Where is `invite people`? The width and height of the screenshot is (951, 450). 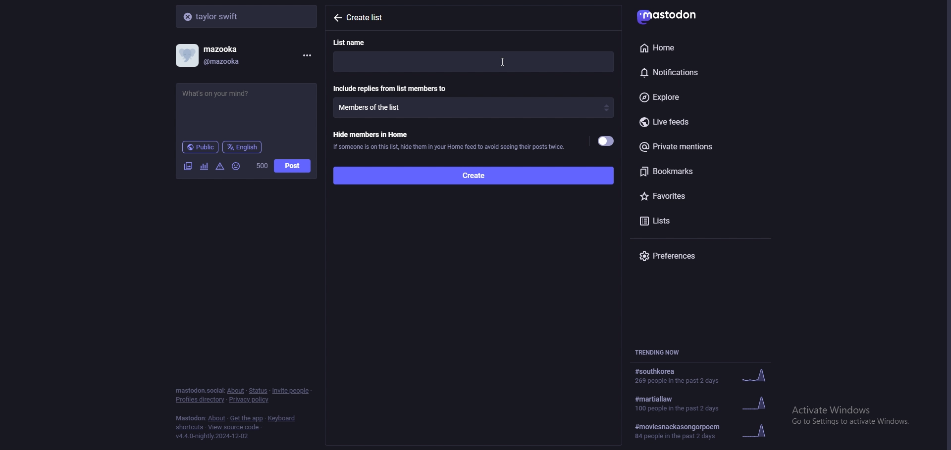
invite people is located at coordinates (291, 390).